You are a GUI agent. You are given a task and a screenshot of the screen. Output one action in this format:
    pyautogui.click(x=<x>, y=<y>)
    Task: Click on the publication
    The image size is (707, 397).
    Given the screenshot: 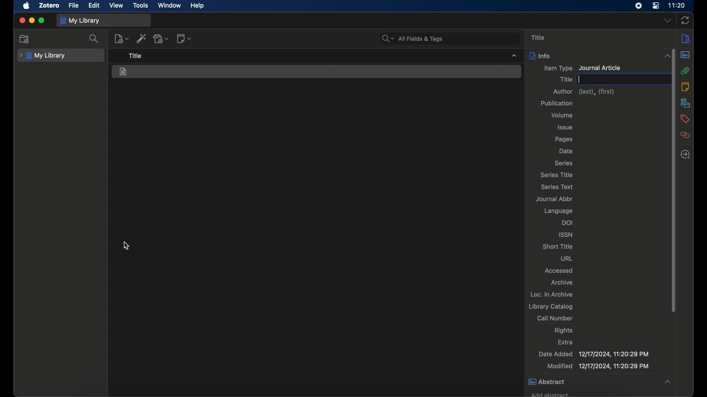 What is the action you would take?
    pyautogui.click(x=557, y=103)
    